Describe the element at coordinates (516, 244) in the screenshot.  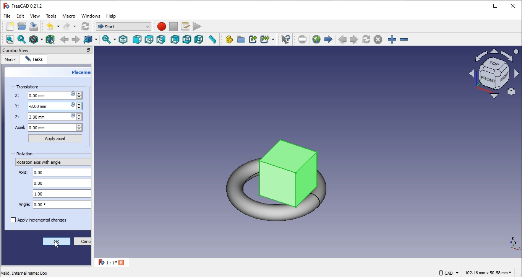
I see `coordinate directional axis icon` at that location.